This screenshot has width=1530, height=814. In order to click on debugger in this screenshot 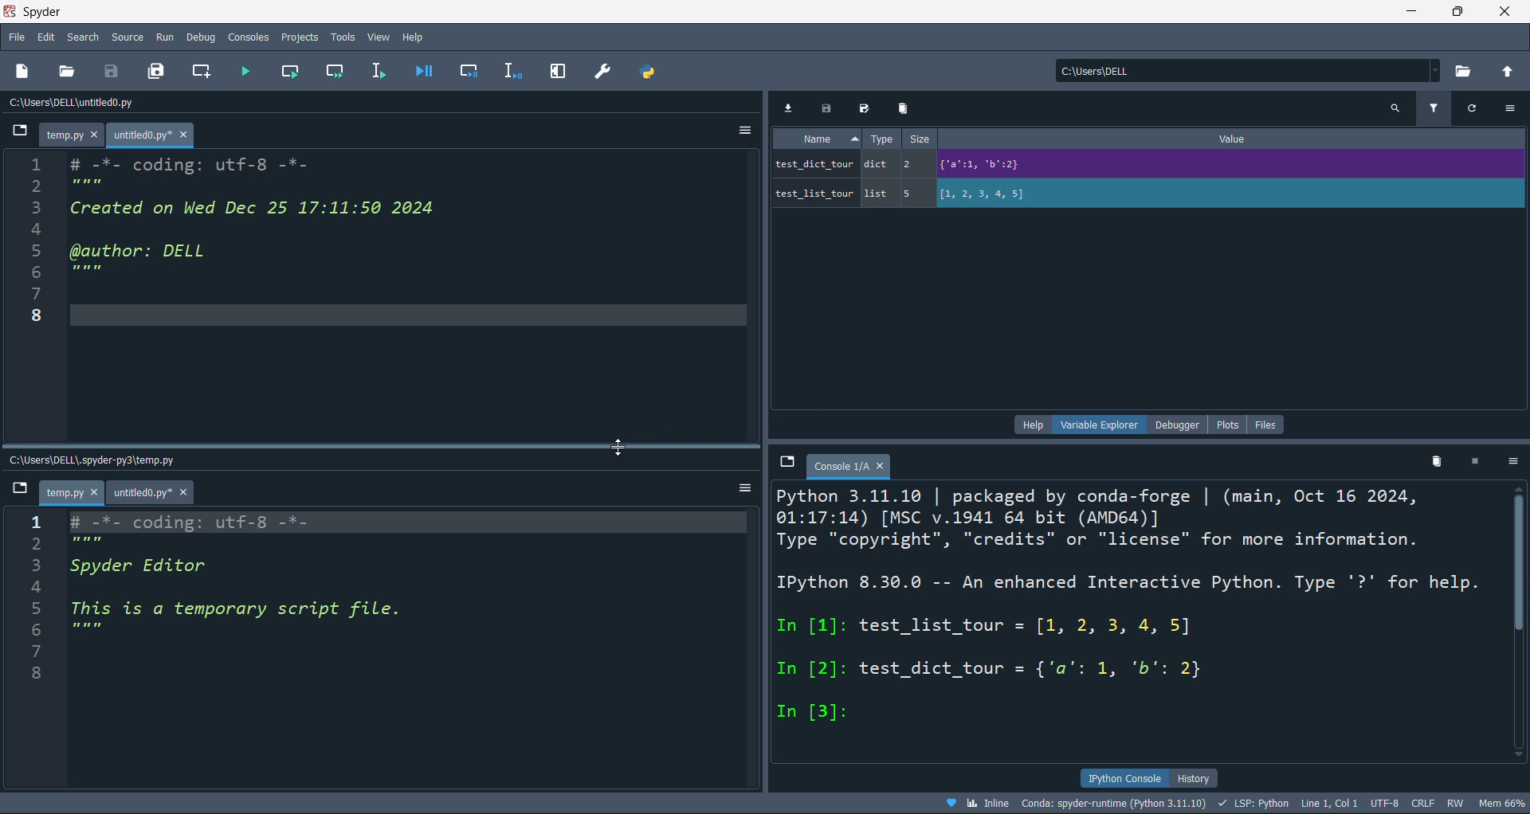, I will do `click(1173, 424)`.